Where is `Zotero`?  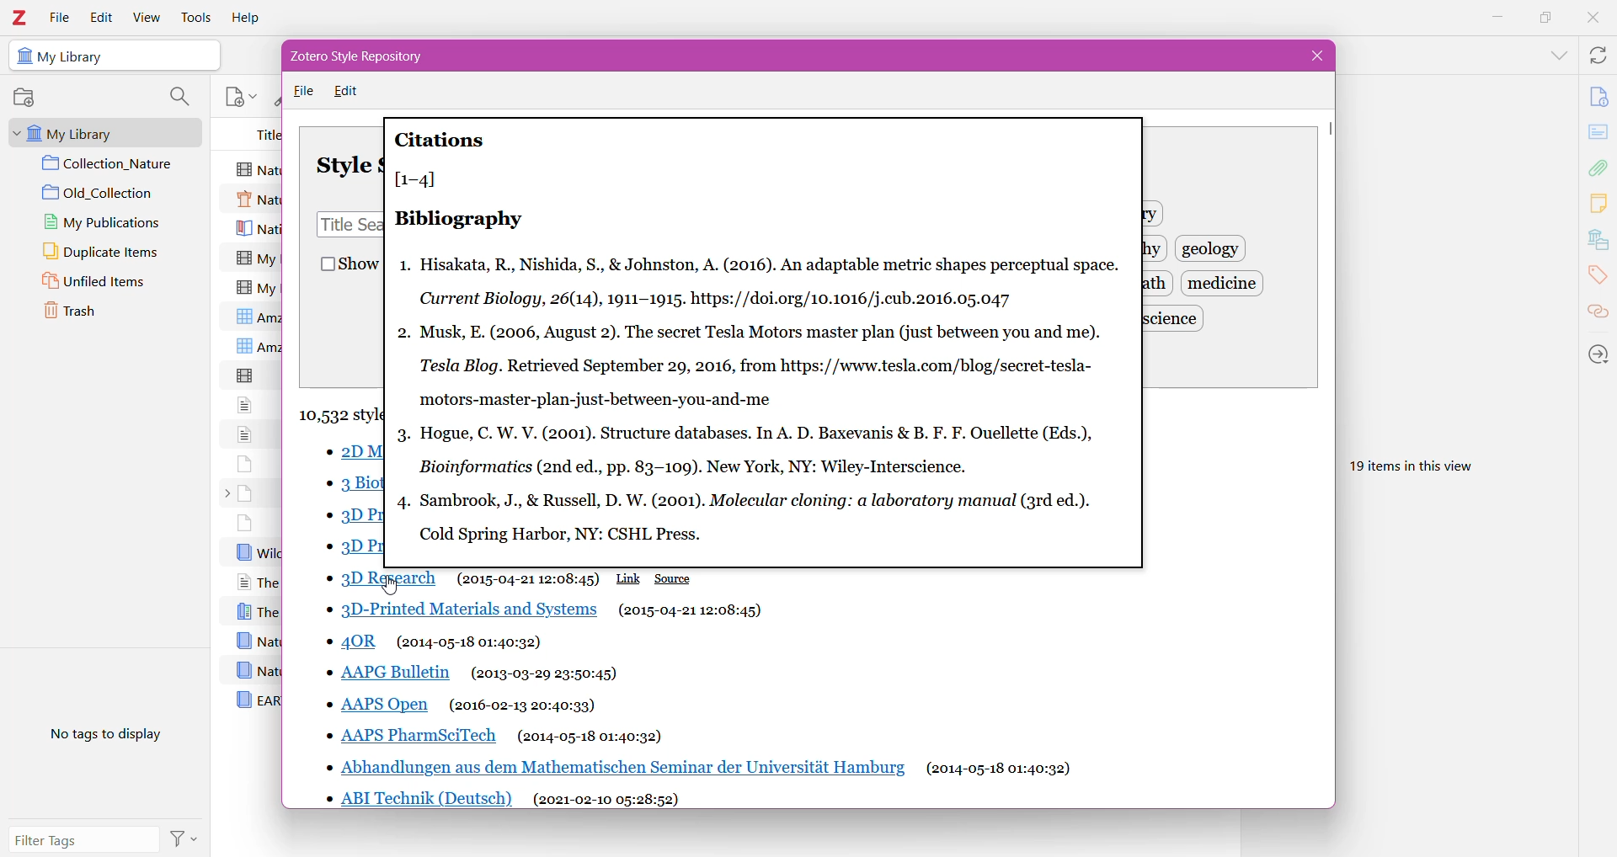 Zotero is located at coordinates (21, 17).